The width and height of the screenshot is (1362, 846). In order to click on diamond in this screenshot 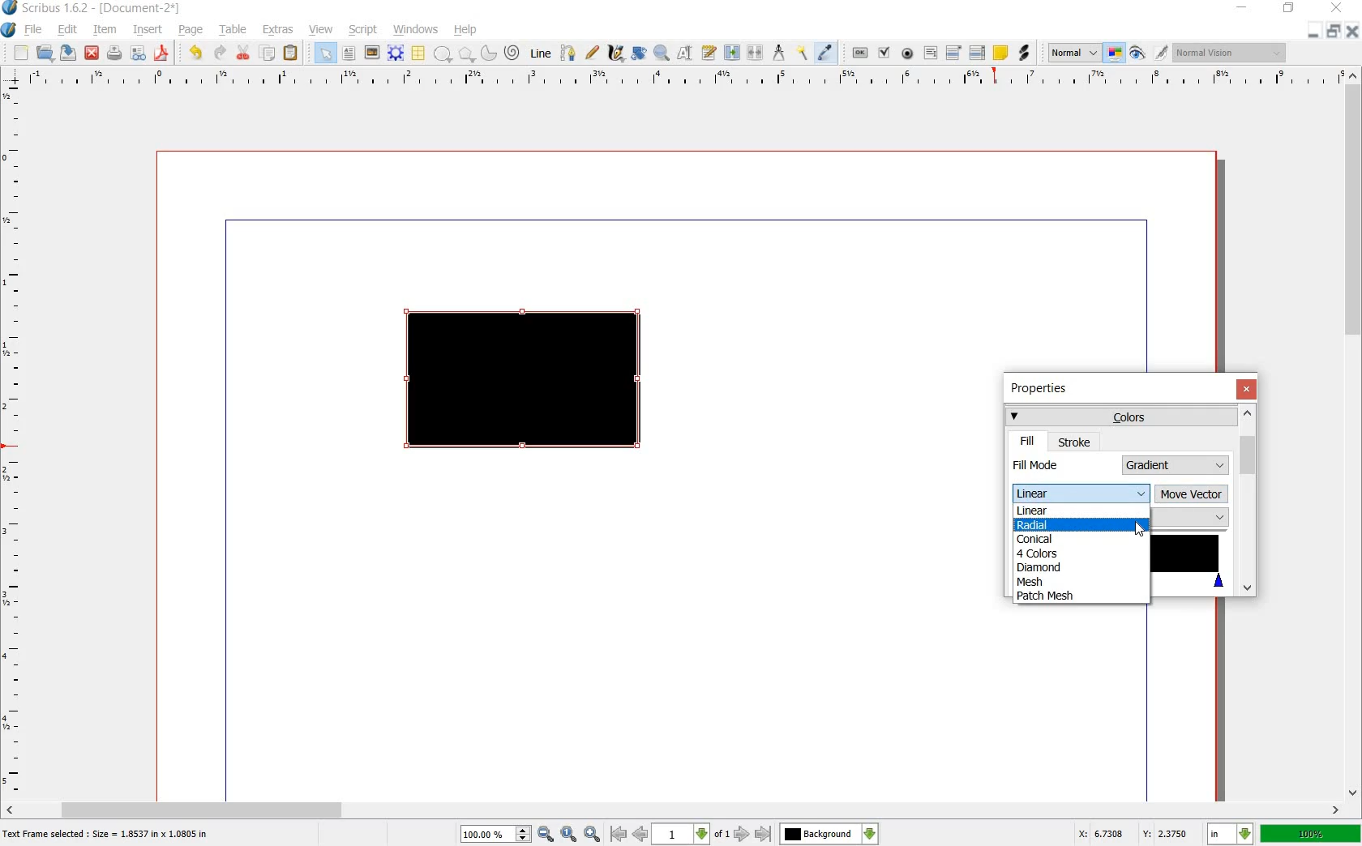, I will do `click(1041, 566)`.